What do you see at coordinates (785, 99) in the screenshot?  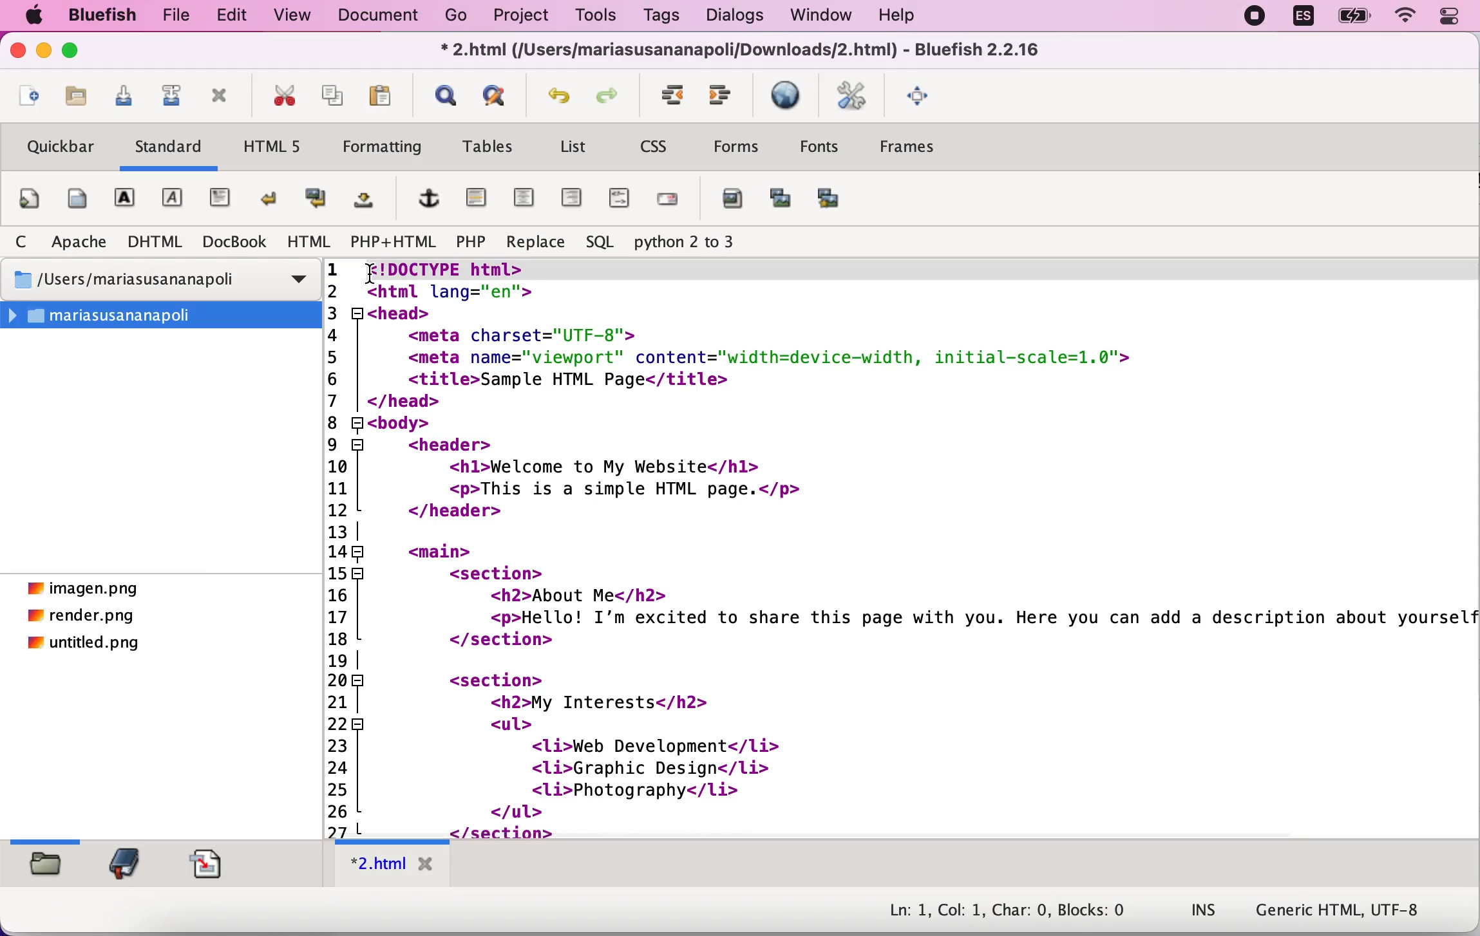 I see `preview in browser` at bounding box center [785, 99].